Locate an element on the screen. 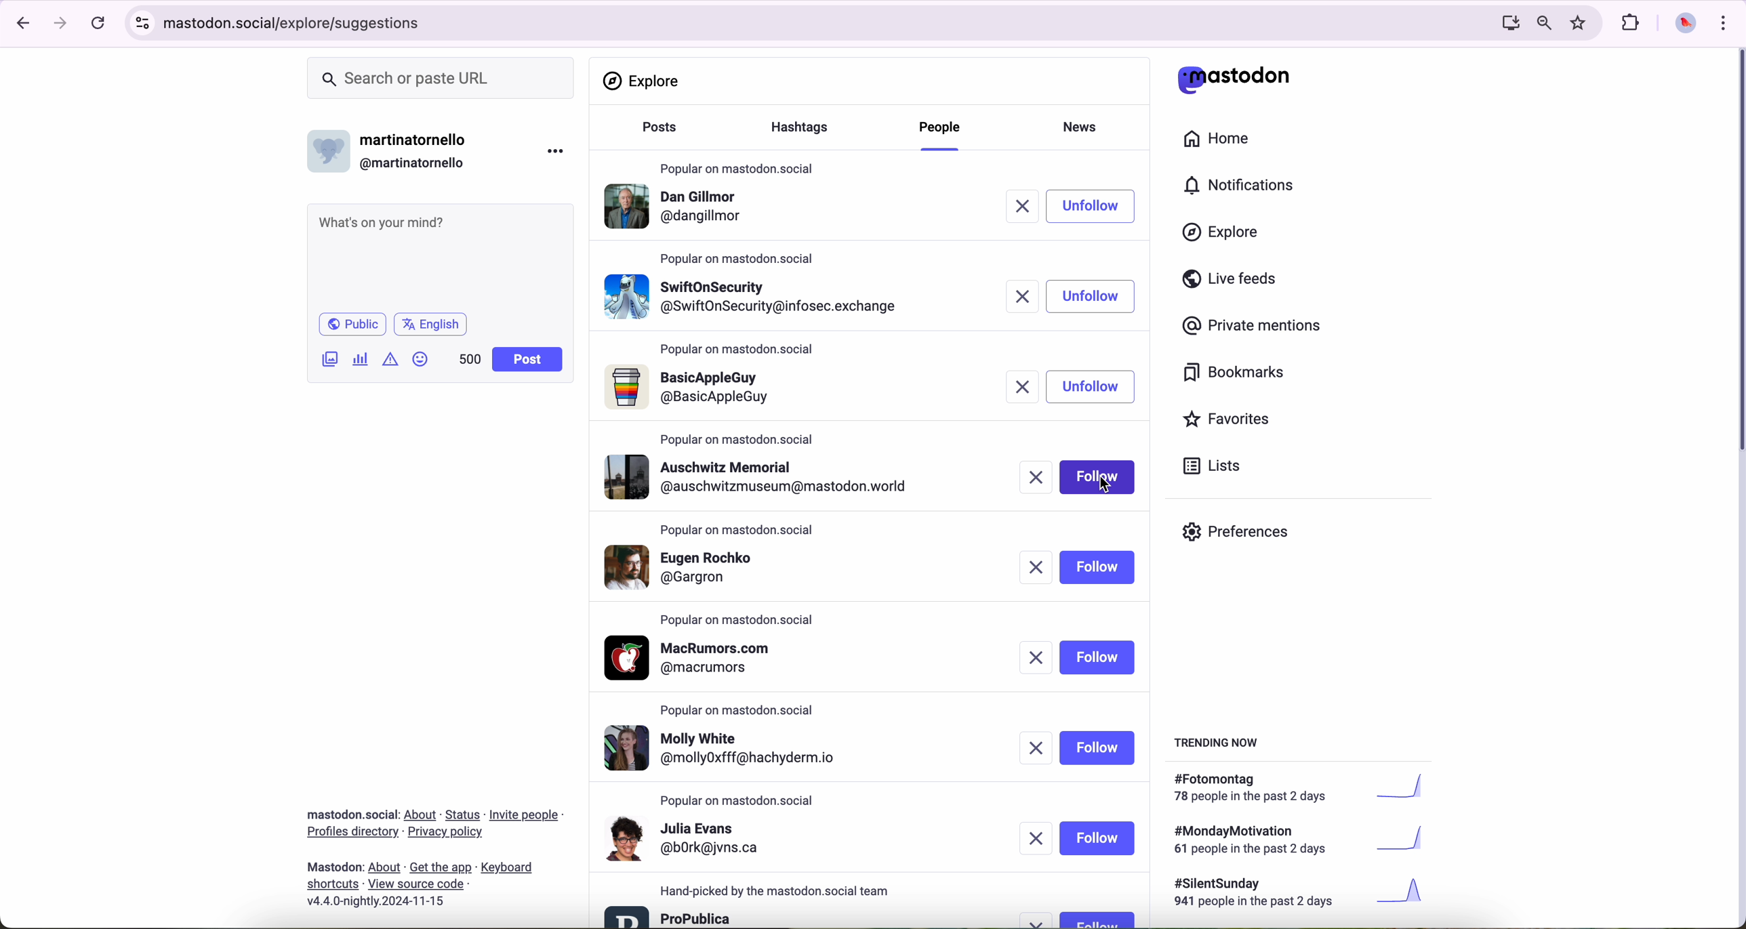  follow button is located at coordinates (1097, 919).